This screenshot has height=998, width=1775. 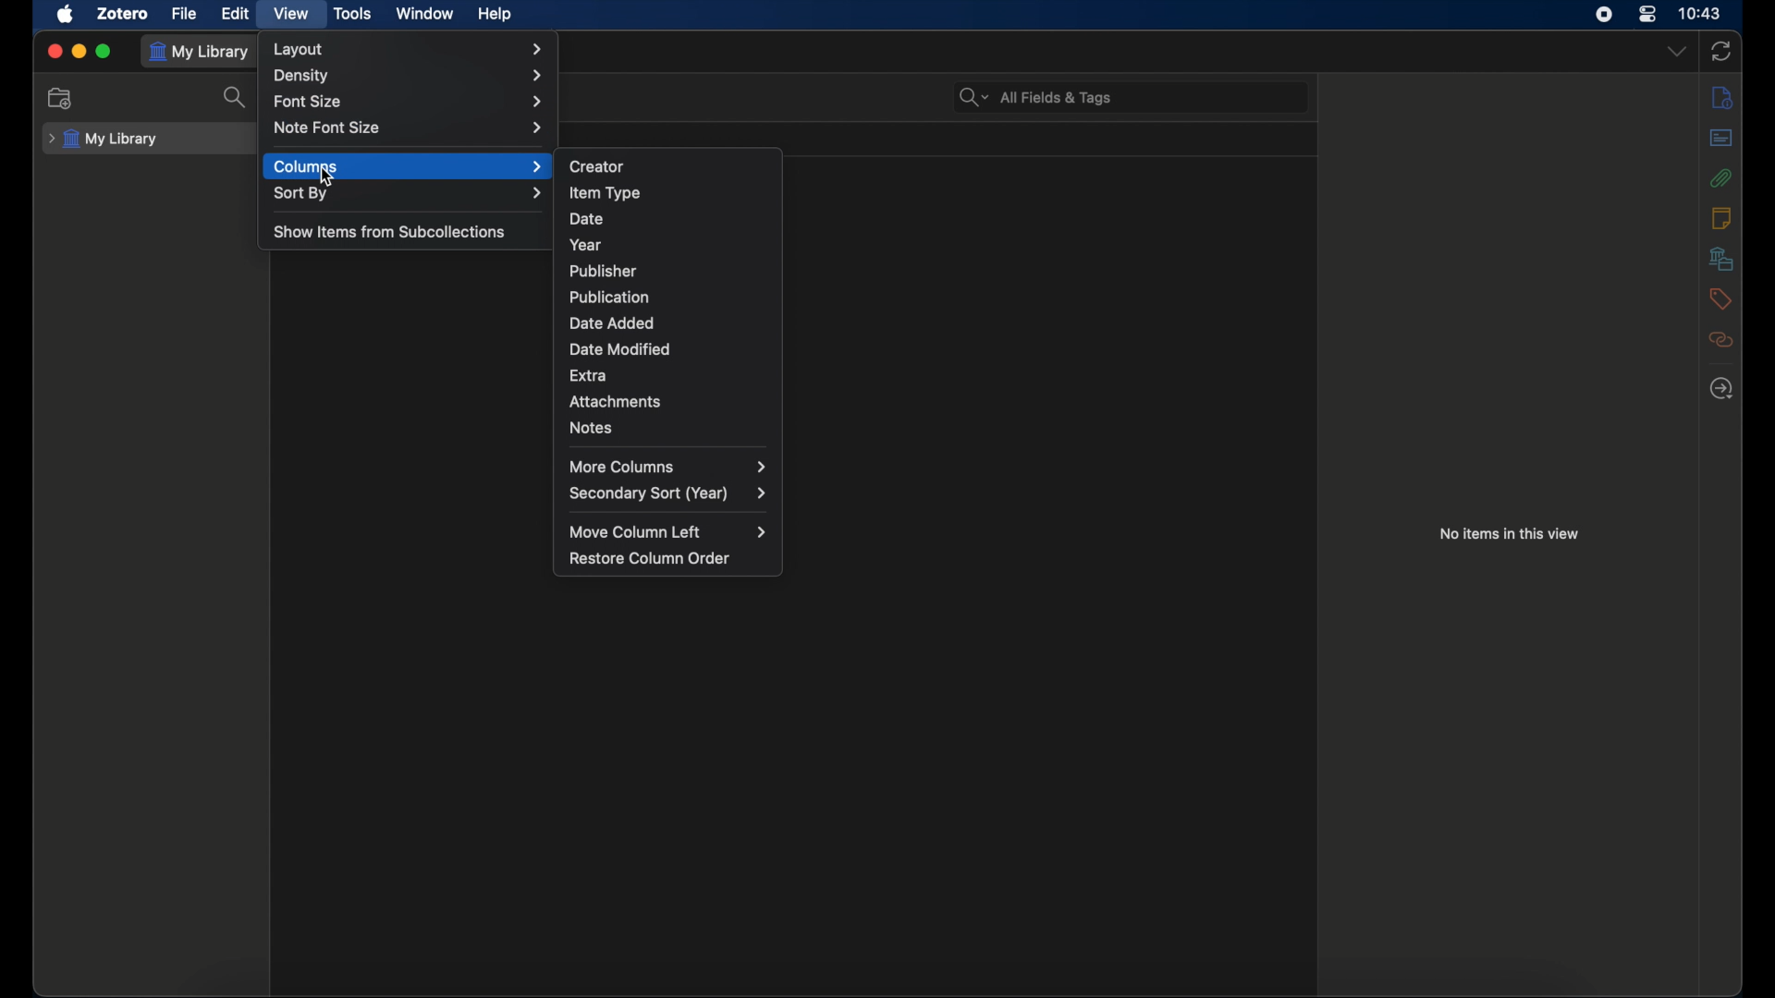 What do you see at coordinates (605, 192) in the screenshot?
I see `item type` at bounding box center [605, 192].